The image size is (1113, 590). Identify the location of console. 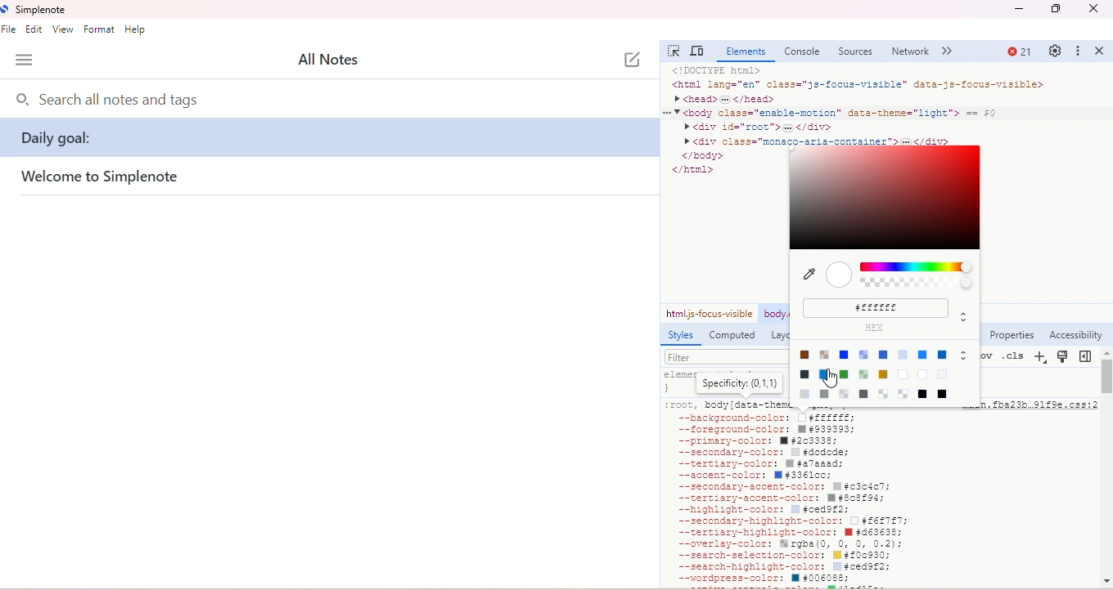
(802, 51).